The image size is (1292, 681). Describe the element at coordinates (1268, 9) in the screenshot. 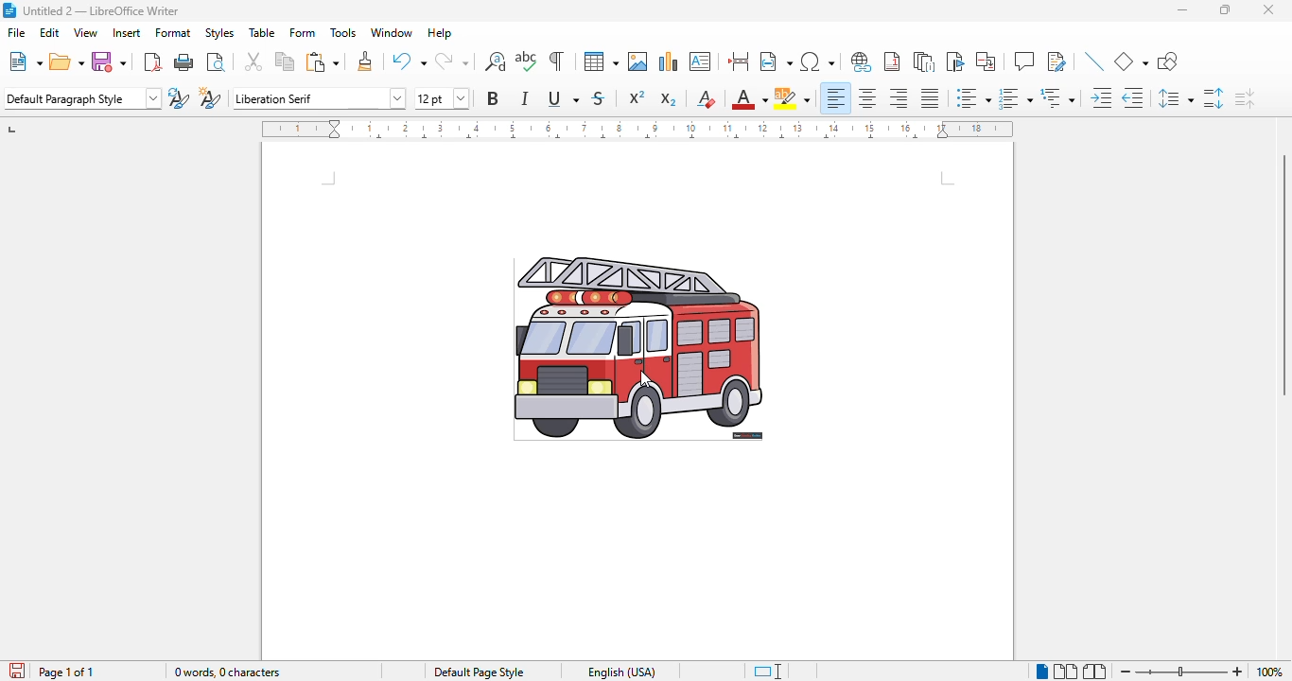

I see `close` at that location.